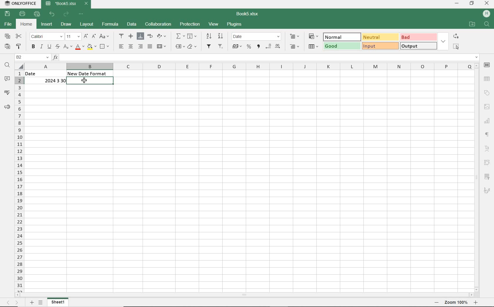 The height and width of the screenshot is (307, 494). Describe the element at coordinates (258, 47) in the screenshot. I see `COMMA STYLE` at that location.